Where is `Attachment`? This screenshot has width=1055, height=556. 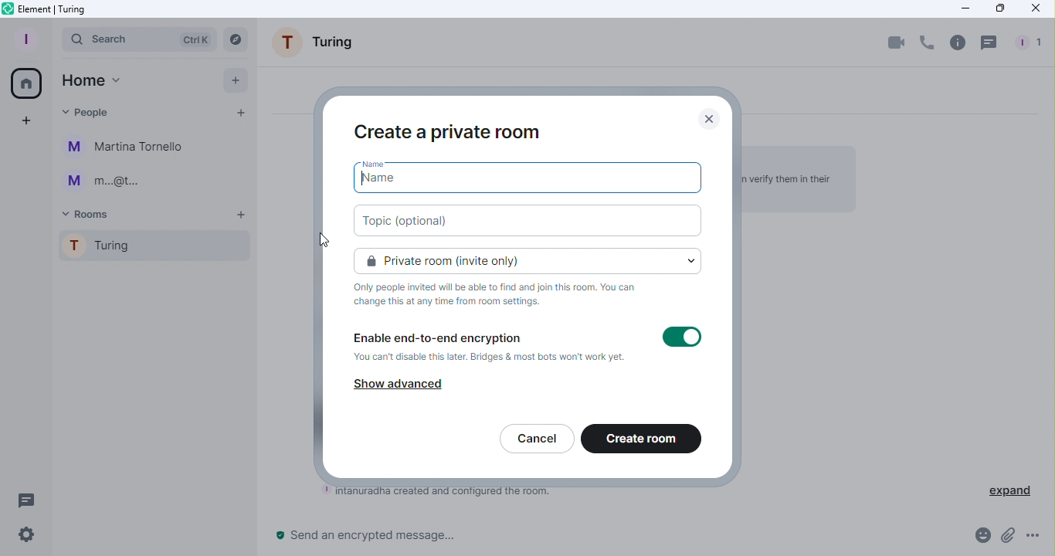 Attachment is located at coordinates (1007, 540).